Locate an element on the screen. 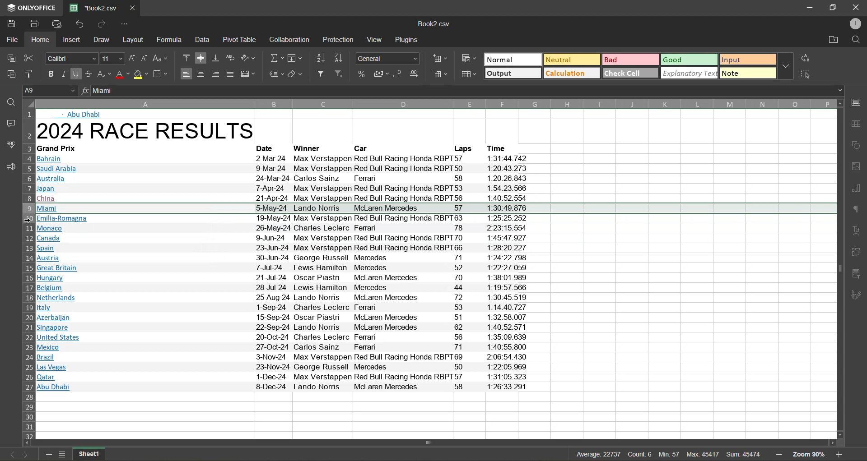 Image resolution: width=867 pixels, height=461 pixels. number format is located at coordinates (386, 59).